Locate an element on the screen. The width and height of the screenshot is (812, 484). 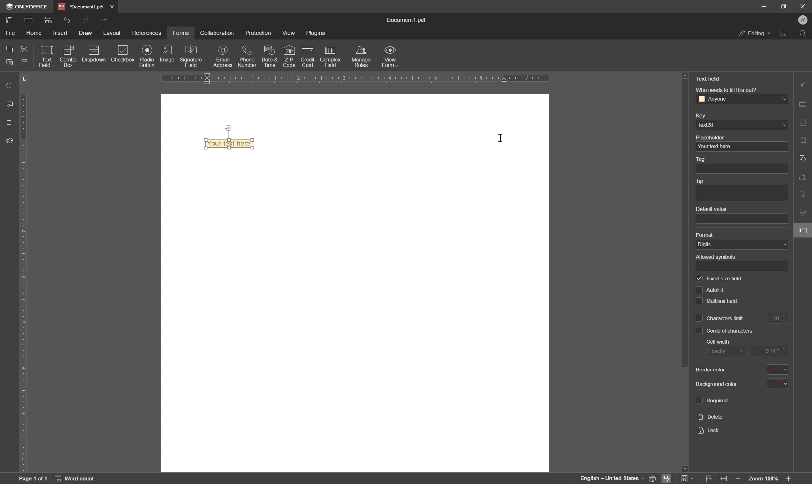
comments is located at coordinates (9, 104).